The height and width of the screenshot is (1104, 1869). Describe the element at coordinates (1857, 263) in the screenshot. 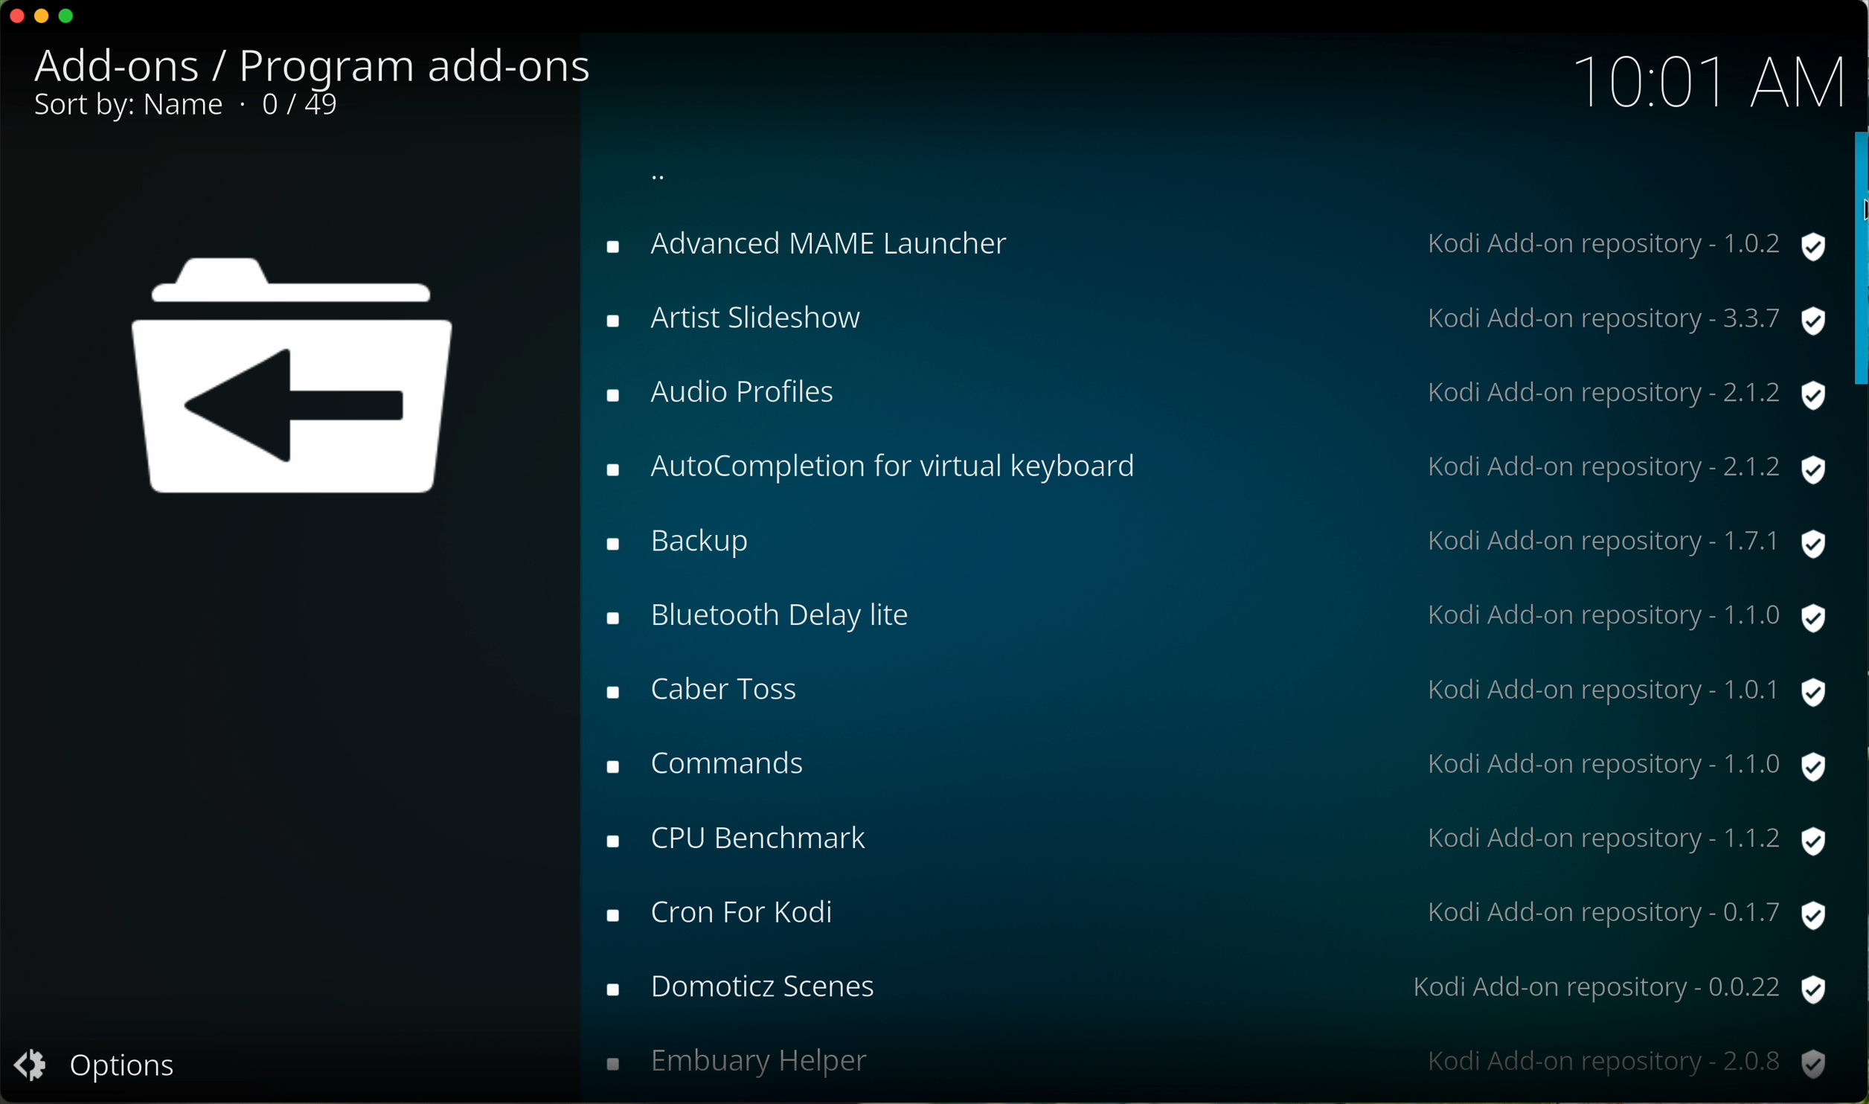

I see `click on scroll bar` at that location.